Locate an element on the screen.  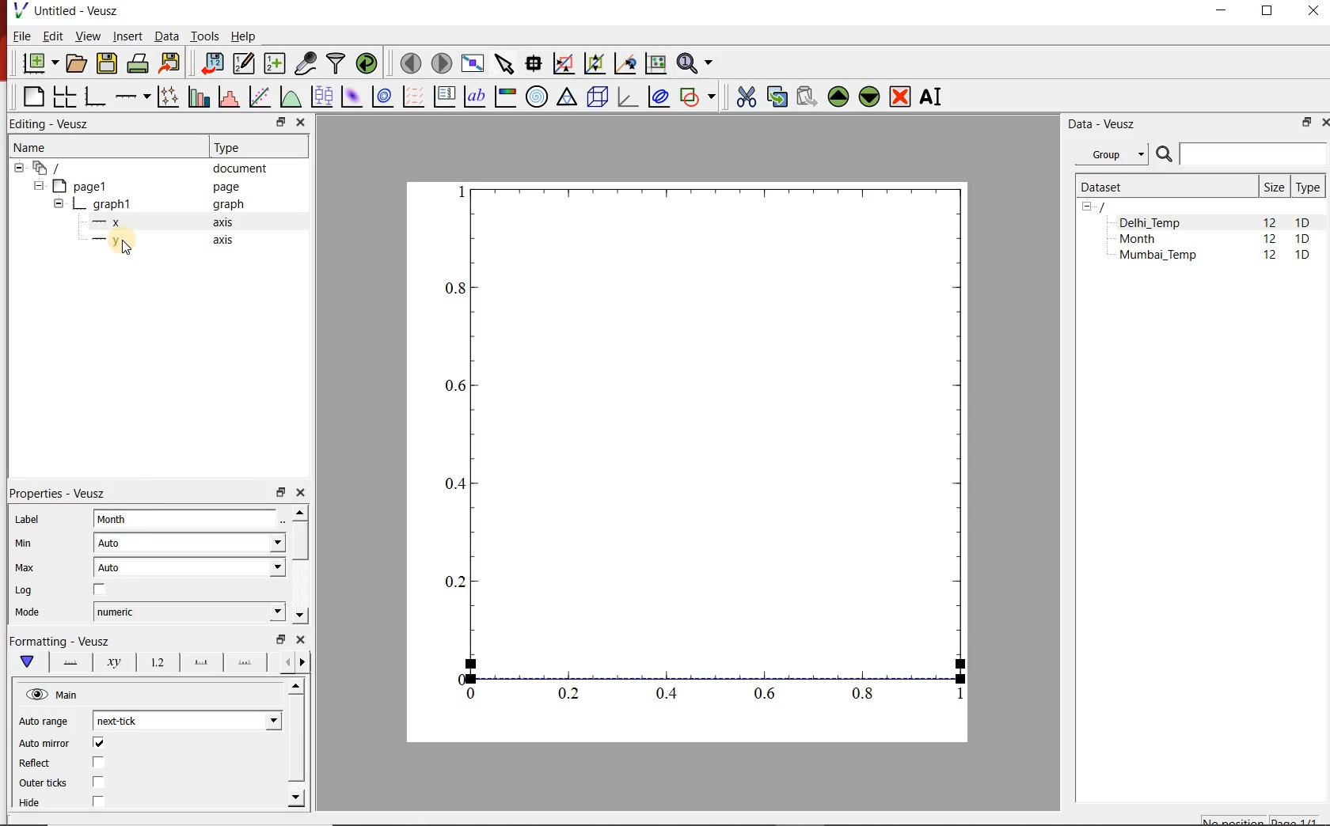
12 is located at coordinates (1271, 257).